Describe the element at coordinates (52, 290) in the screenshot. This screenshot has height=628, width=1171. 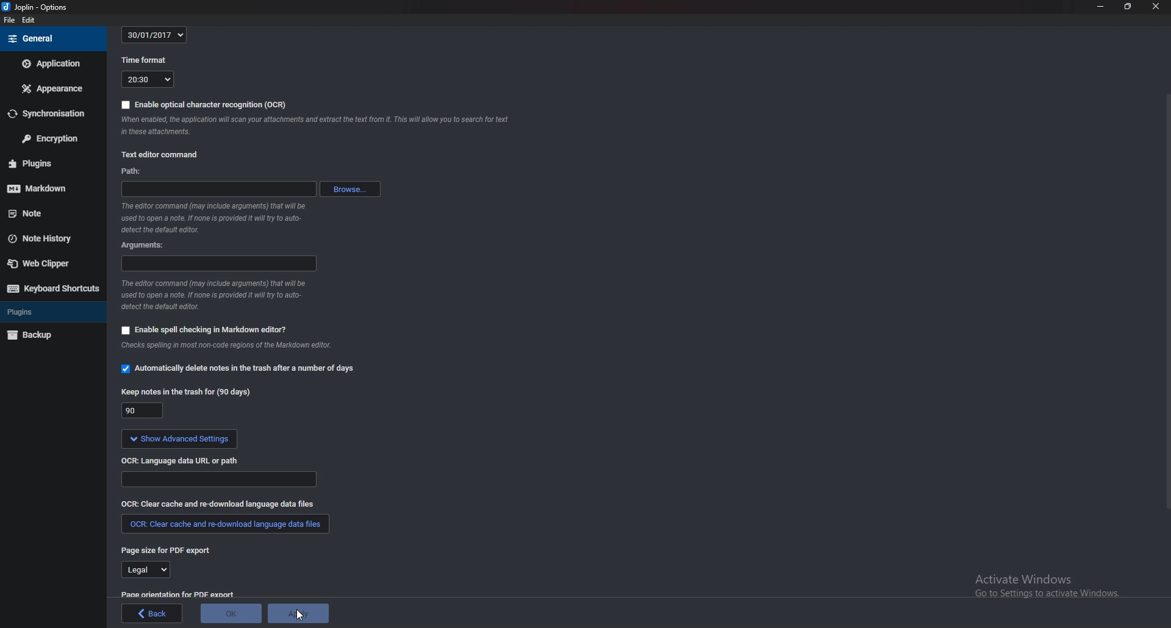
I see `Keyboard shortcuts` at that location.